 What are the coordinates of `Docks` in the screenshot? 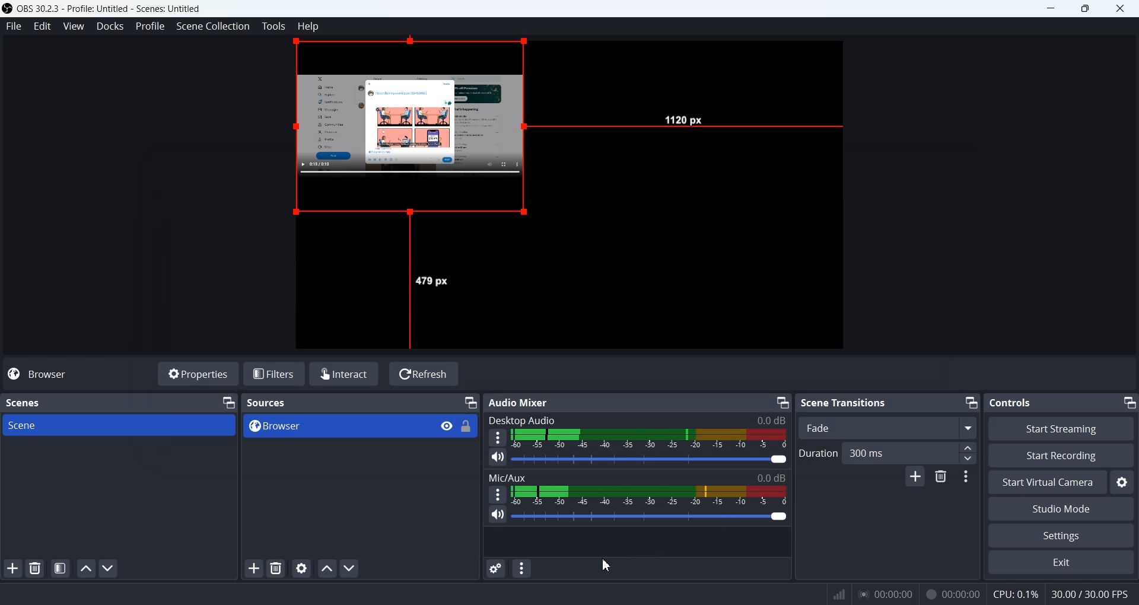 It's located at (110, 27).